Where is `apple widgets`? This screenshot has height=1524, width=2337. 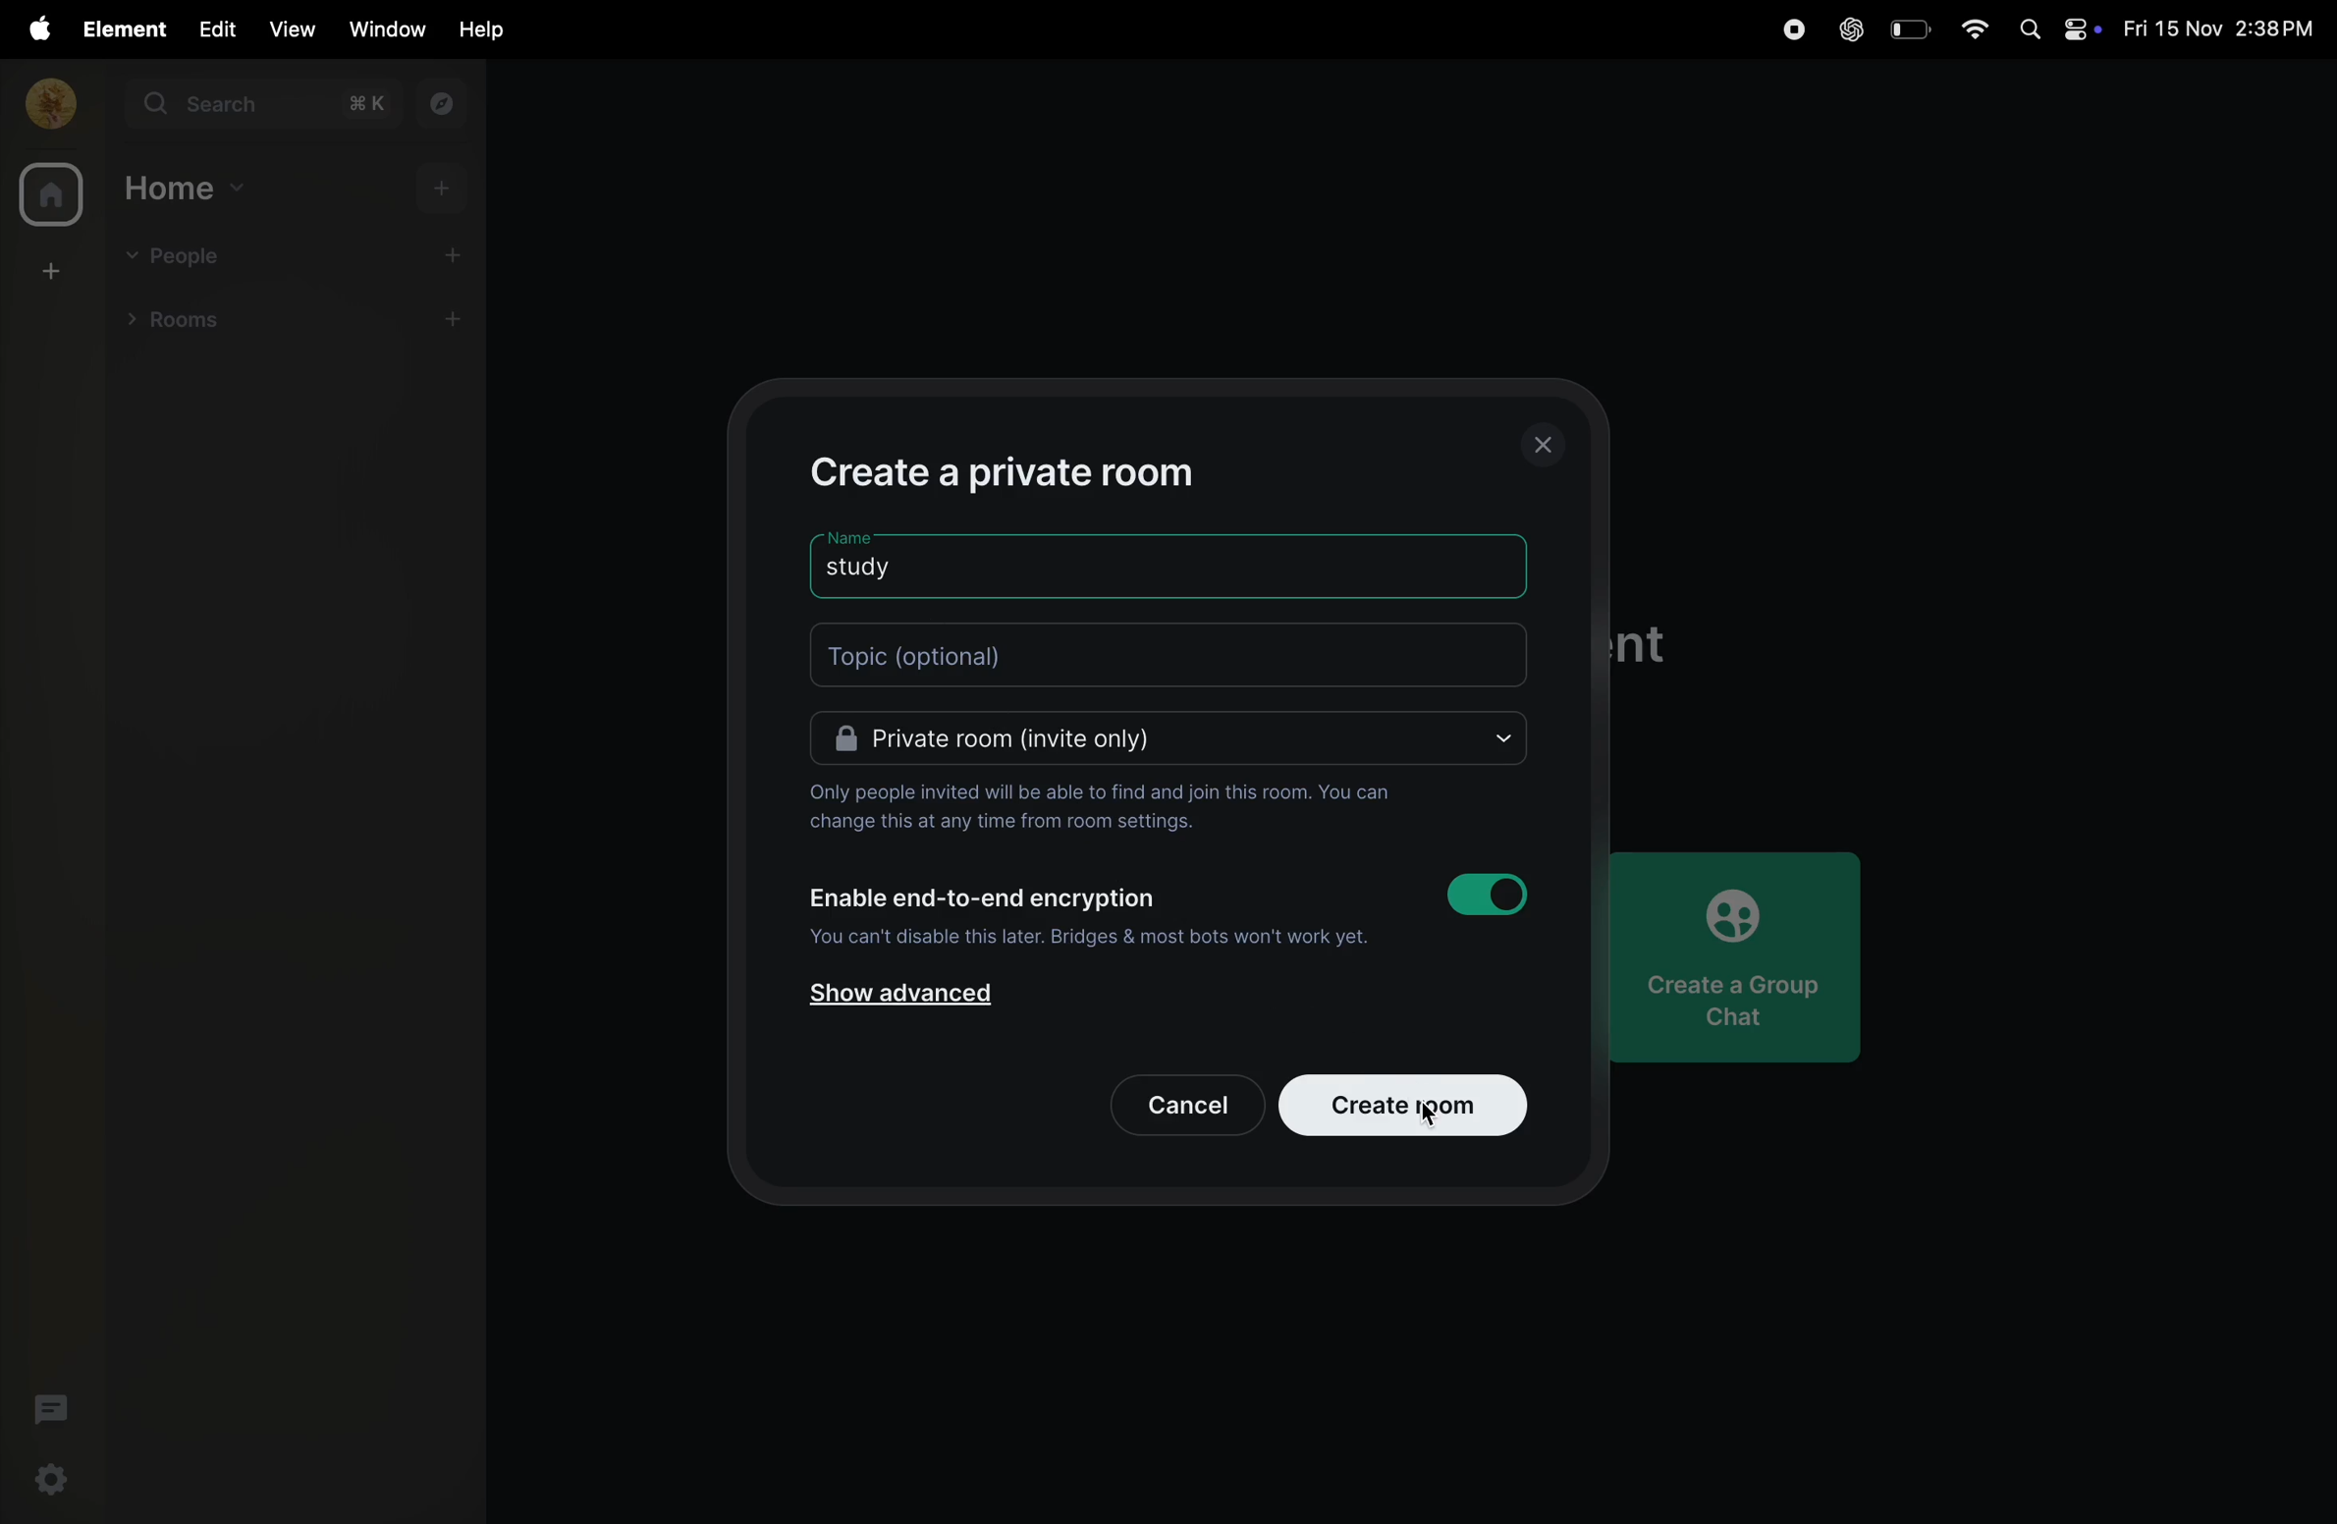
apple widgets is located at coordinates (2057, 27).